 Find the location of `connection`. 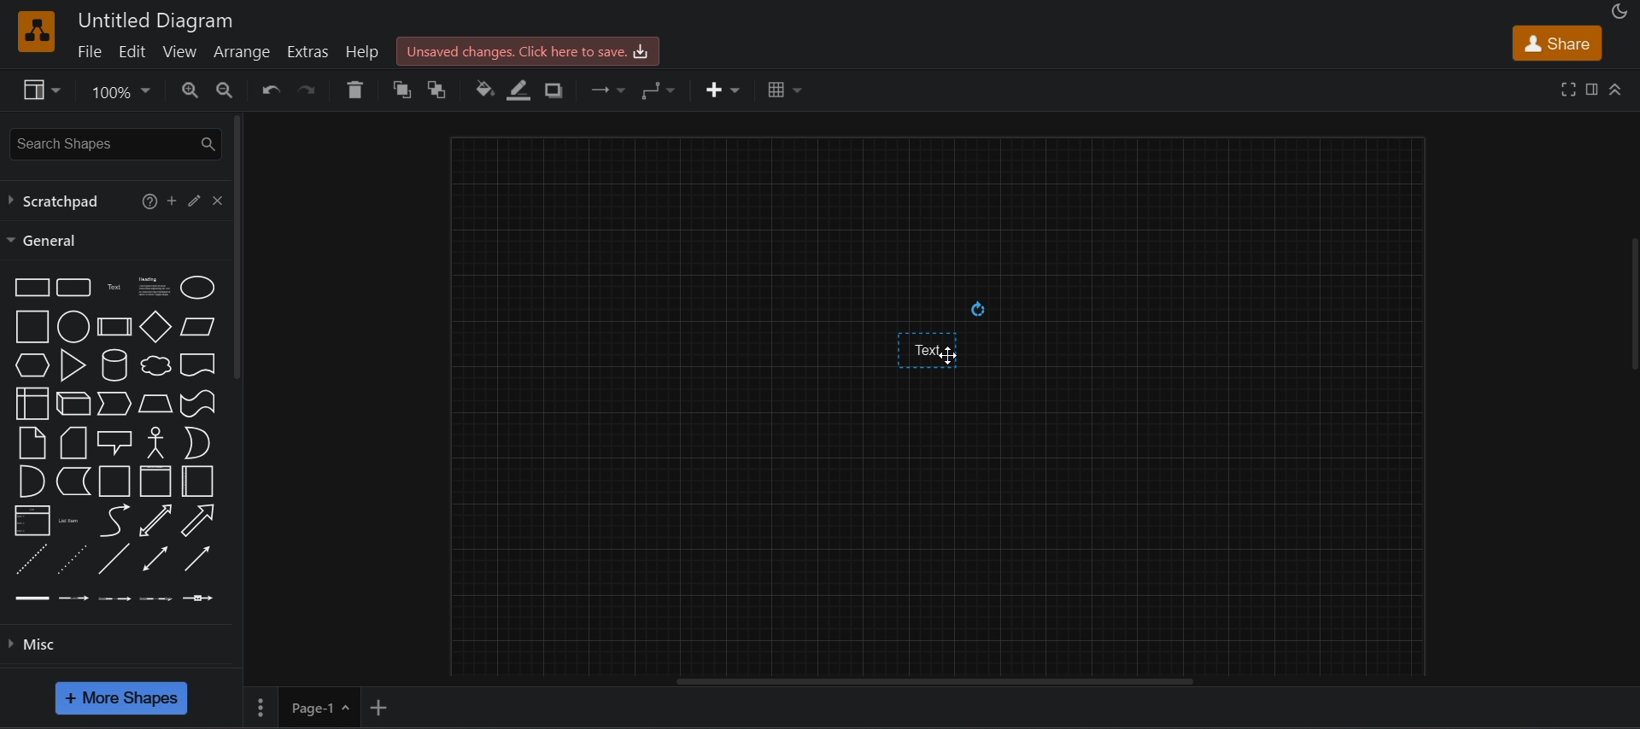

connection is located at coordinates (606, 89).